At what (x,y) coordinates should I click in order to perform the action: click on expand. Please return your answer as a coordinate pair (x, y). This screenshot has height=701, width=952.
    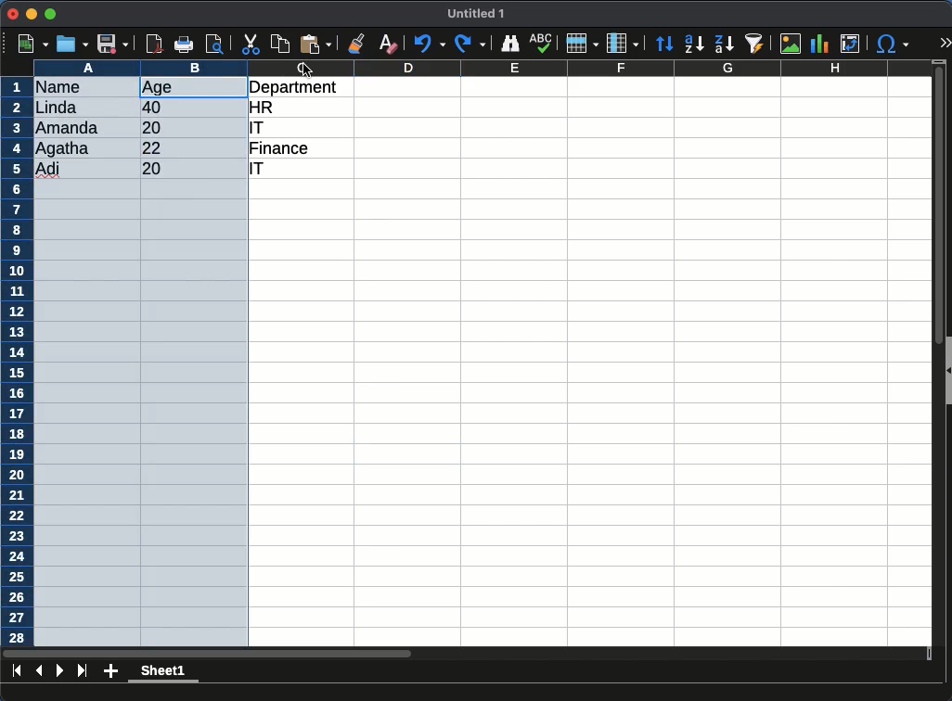
    Looking at the image, I should click on (945, 45).